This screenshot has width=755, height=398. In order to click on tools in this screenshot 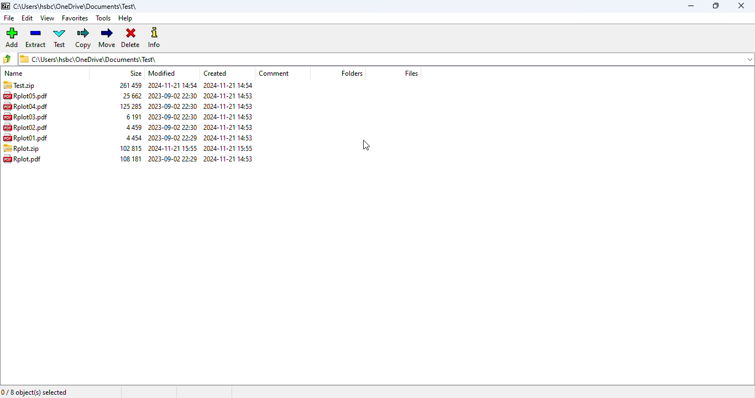, I will do `click(103, 18)`.